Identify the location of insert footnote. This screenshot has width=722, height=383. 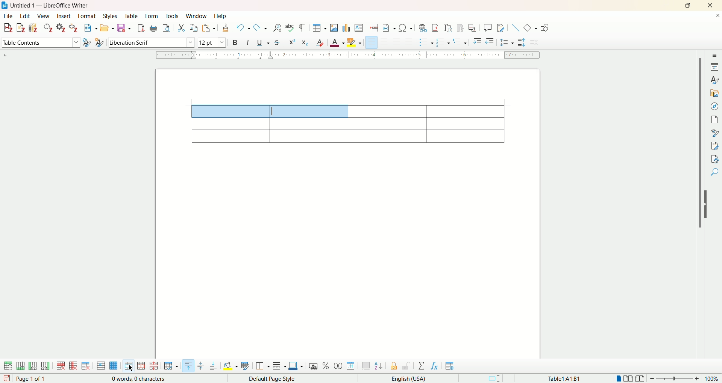
(436, 28).